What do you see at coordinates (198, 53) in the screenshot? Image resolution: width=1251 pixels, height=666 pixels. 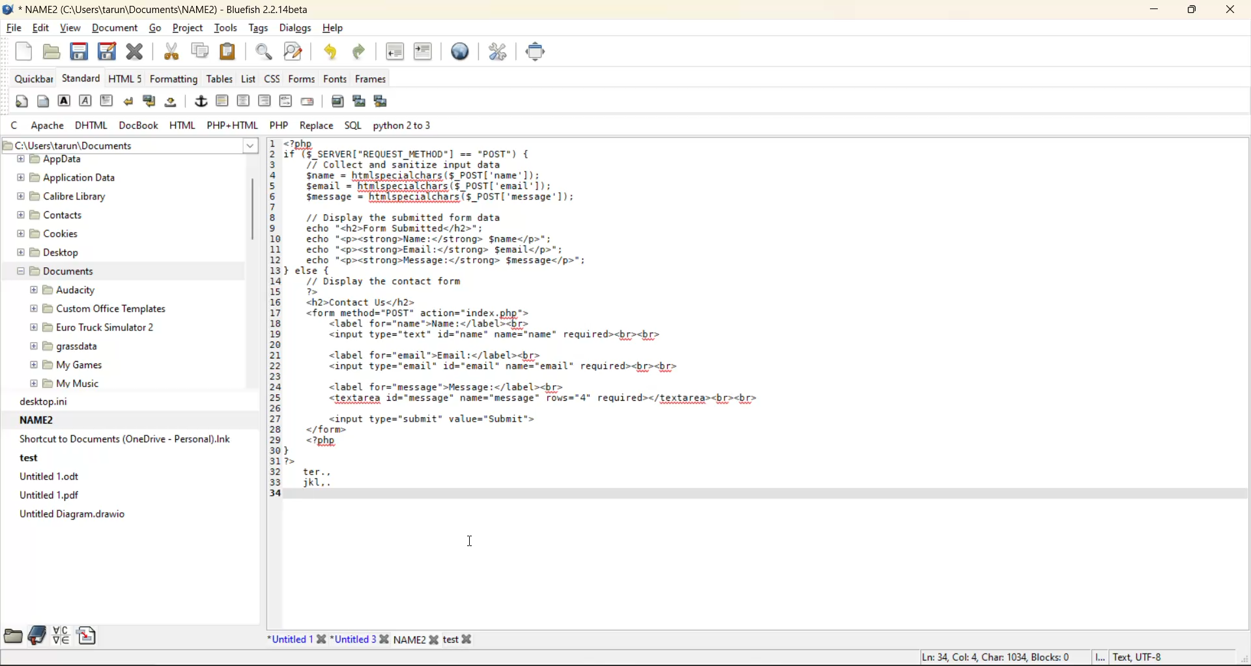 I see `copy` at bounding box center [198, 53].